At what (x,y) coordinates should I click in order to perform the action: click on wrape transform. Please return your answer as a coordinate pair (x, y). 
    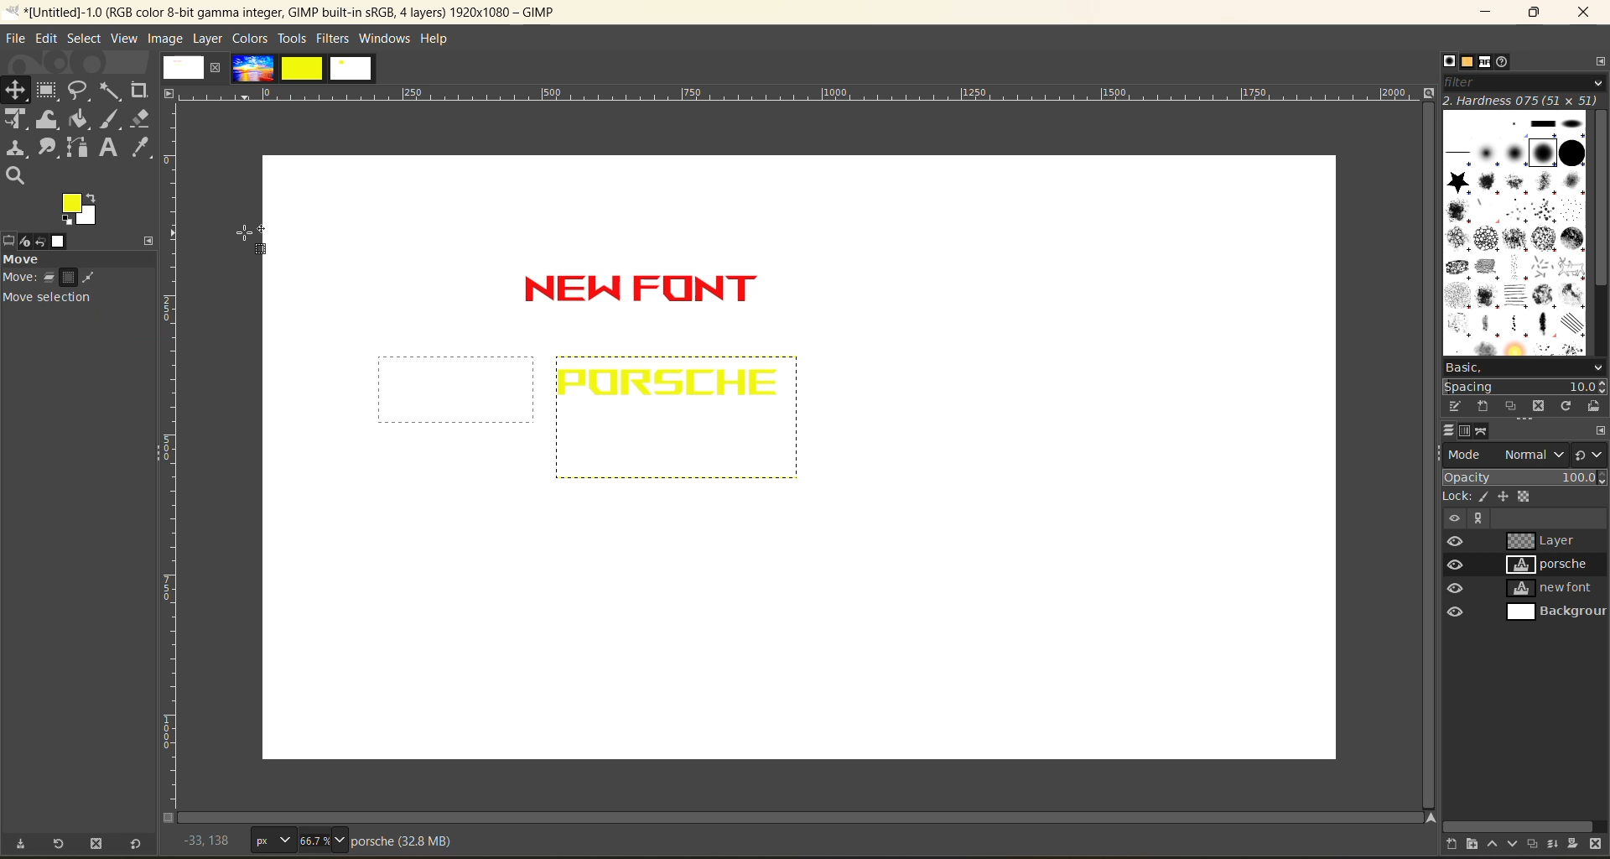
    Looking at the image, I should click on (48, 121).